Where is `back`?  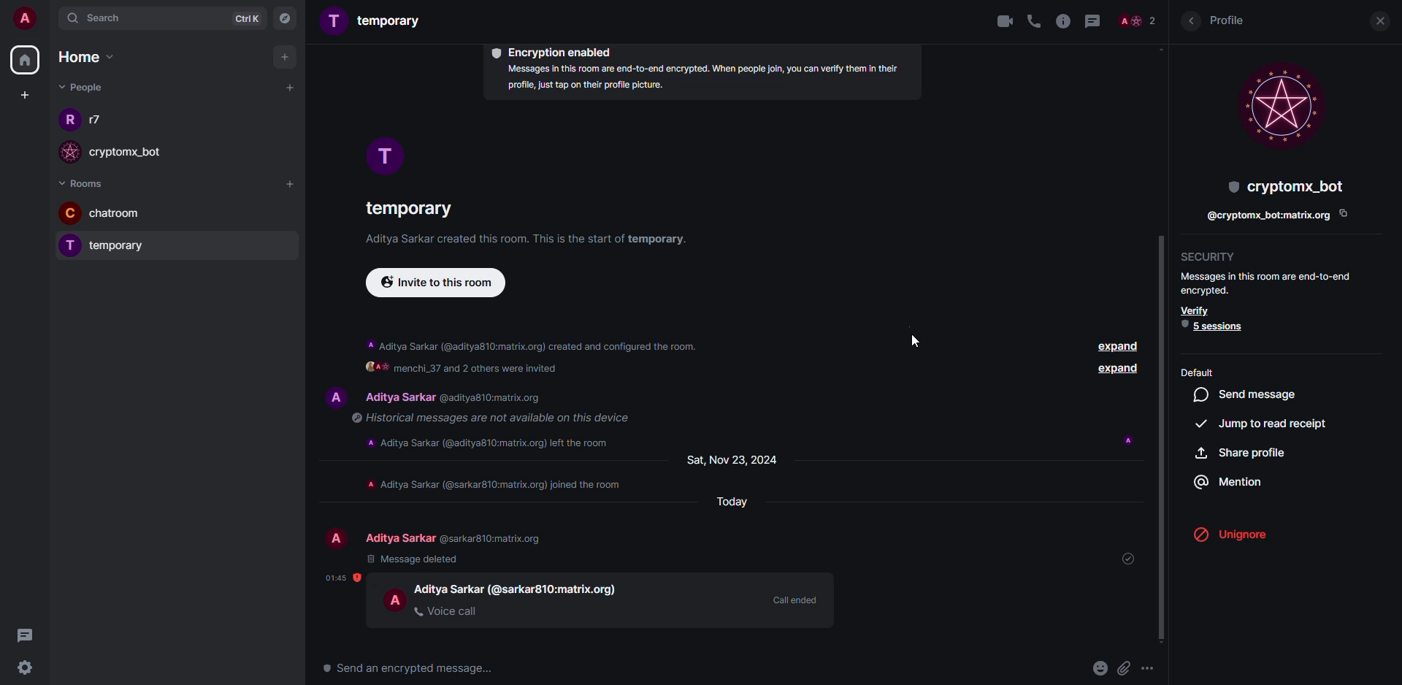
back is located at coordinates (1190, 21).